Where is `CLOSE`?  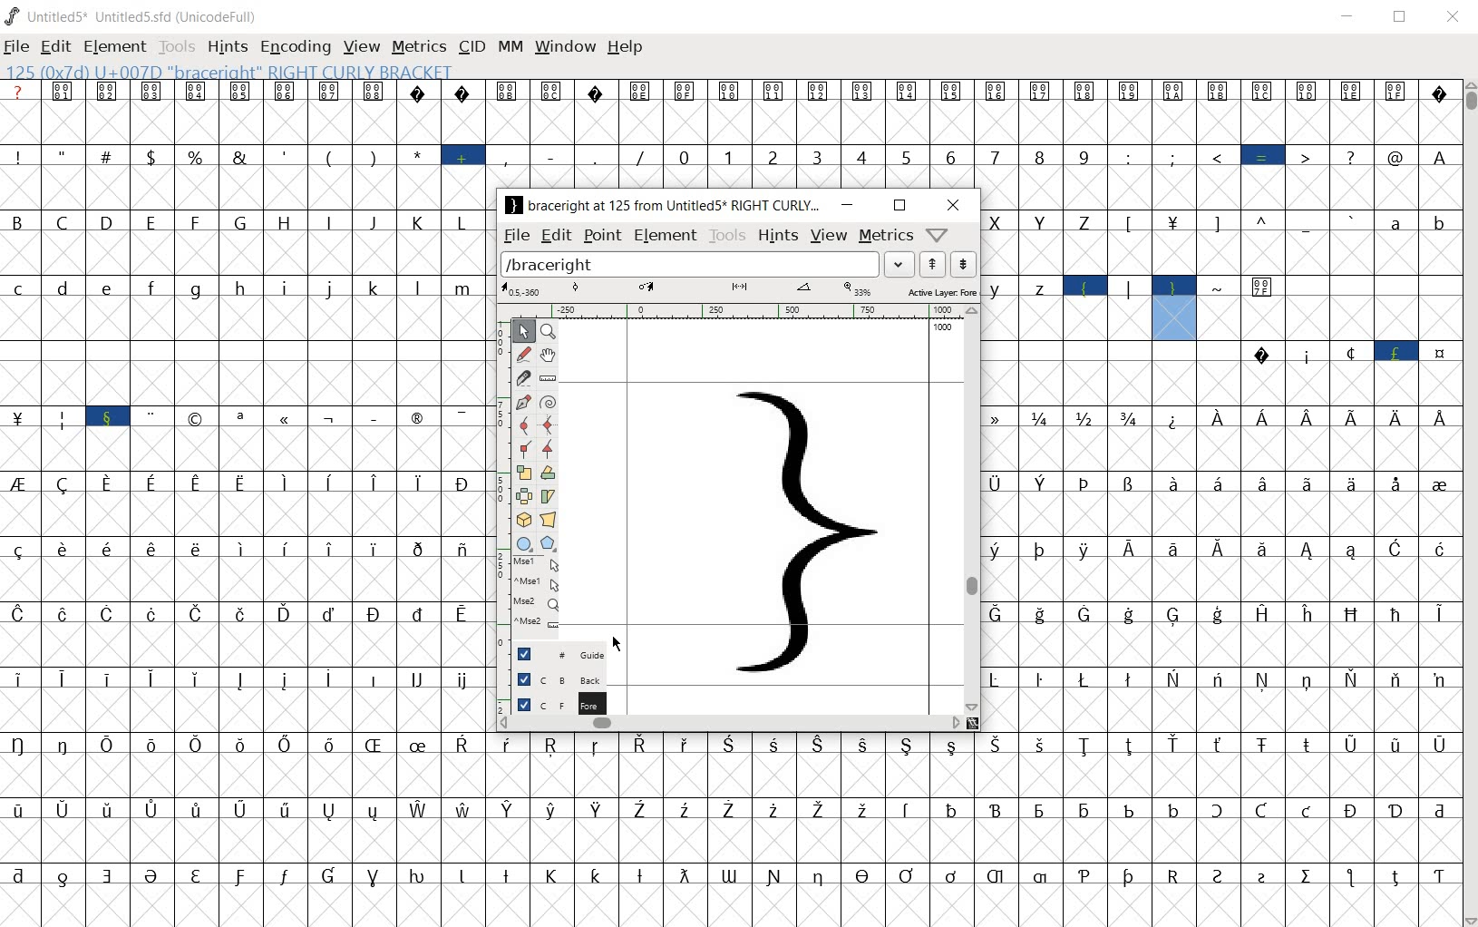 CLOSE is located at coordinates (1450, 16).